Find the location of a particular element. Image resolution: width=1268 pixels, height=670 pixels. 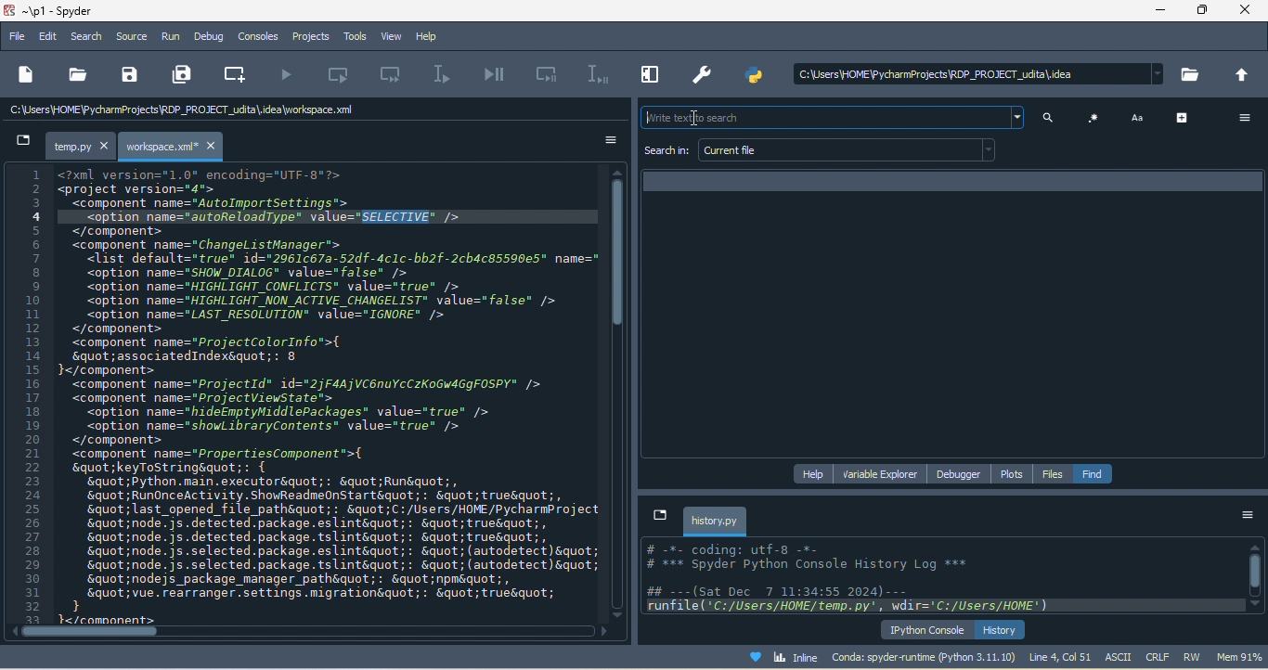

c\users\home\pycharm project is located at coordinates (206, 112).